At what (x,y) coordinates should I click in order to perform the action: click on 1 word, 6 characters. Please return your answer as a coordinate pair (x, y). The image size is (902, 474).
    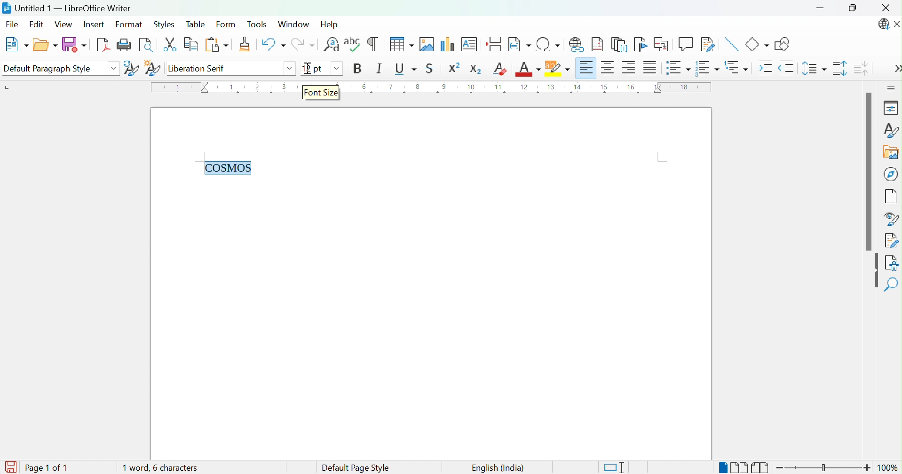
    Looking at the image, I should click on (175, 468).